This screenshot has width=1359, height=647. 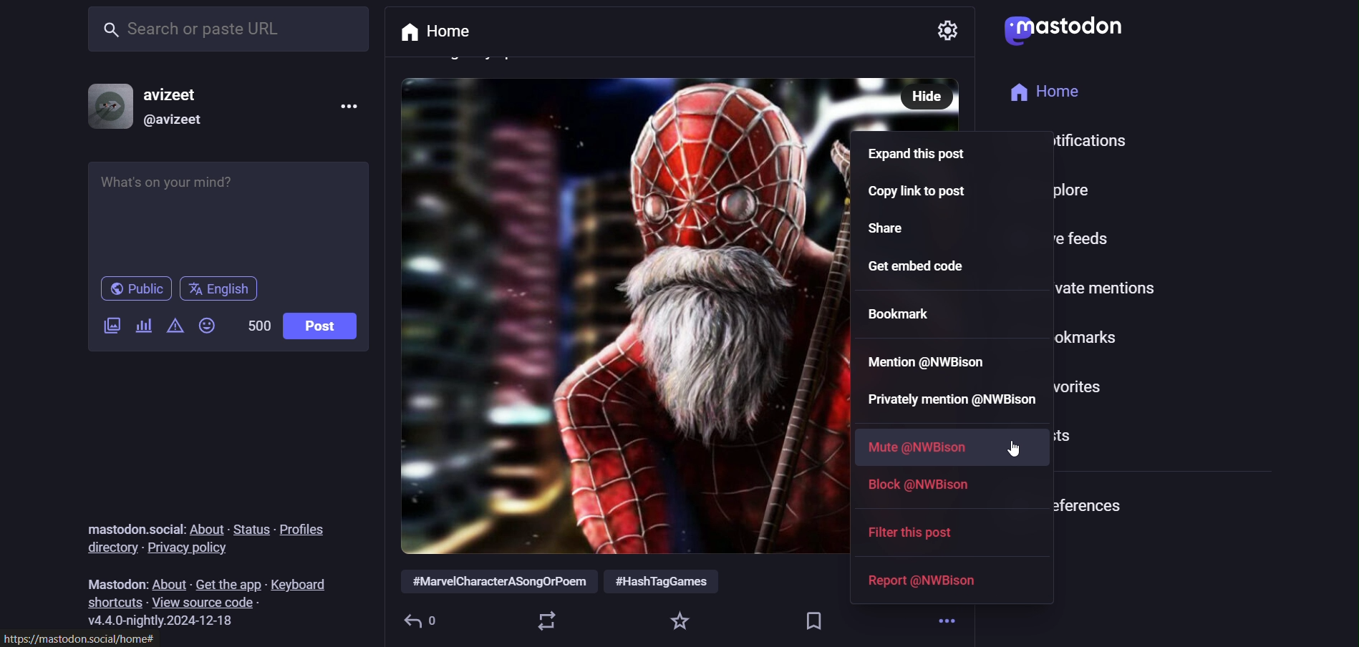 What do you see at coordinates (908, 312) in the screenshot?
I see `bookmark` at bounding box center [908, 312].